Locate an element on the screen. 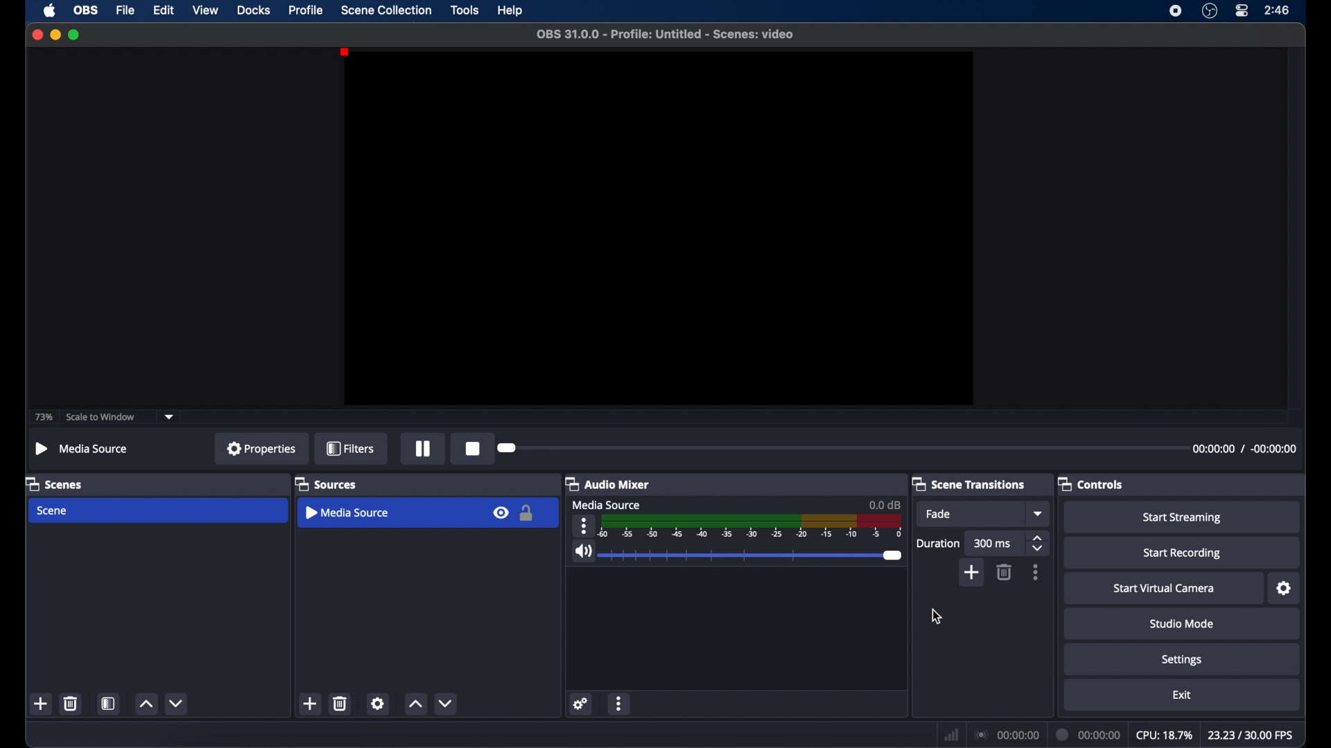 Image resolution: width=1331 pixels, height=748 pixels. view is located at coordinates (205, 10).